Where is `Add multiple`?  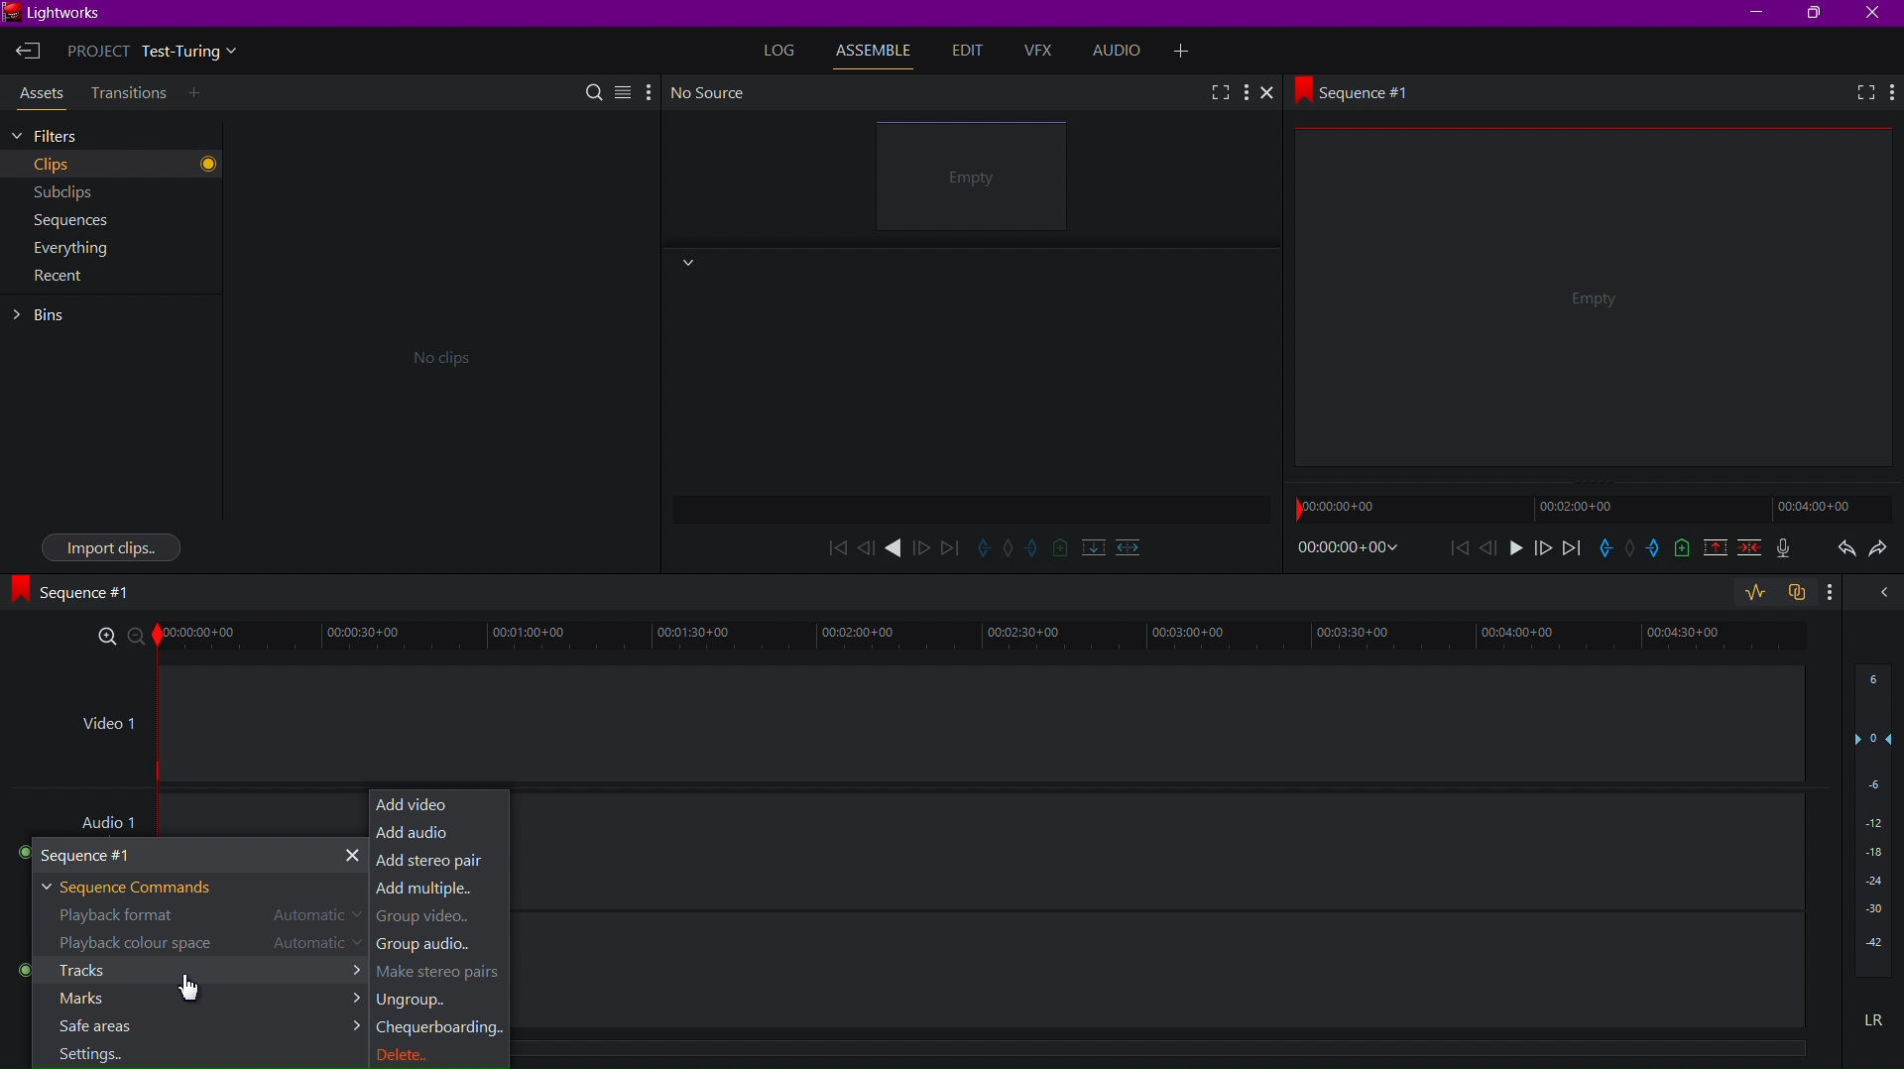
Add multiple is located at coordinates (439, 891).